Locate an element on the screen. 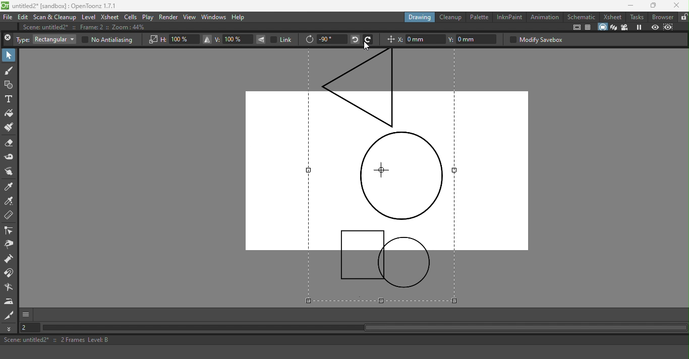 This screenshot has width=689, height=359. Help is located at coordinates (243, 17).